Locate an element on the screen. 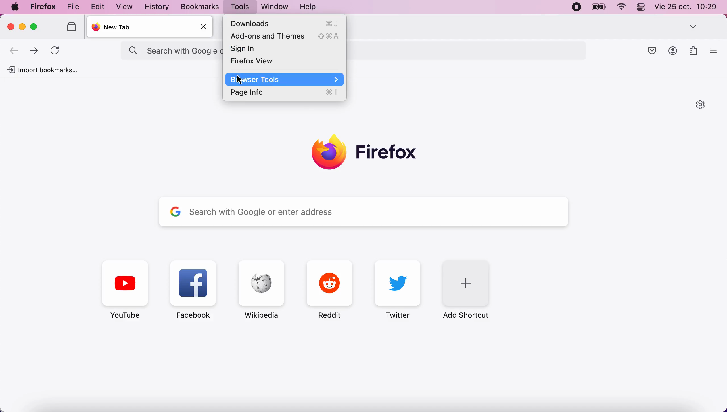 The height and width of the screenshot is (412, 727). Import Bookmarks is located at coordinates (42, 70).